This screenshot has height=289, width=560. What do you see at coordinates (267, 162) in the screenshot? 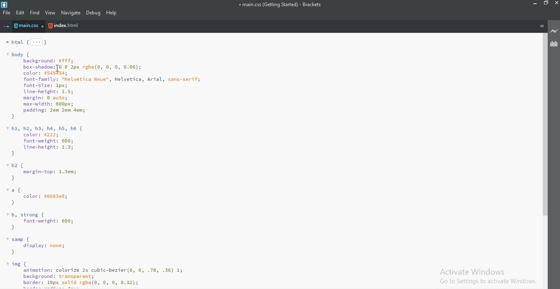
I see `code` at bounding box center [267, 162].